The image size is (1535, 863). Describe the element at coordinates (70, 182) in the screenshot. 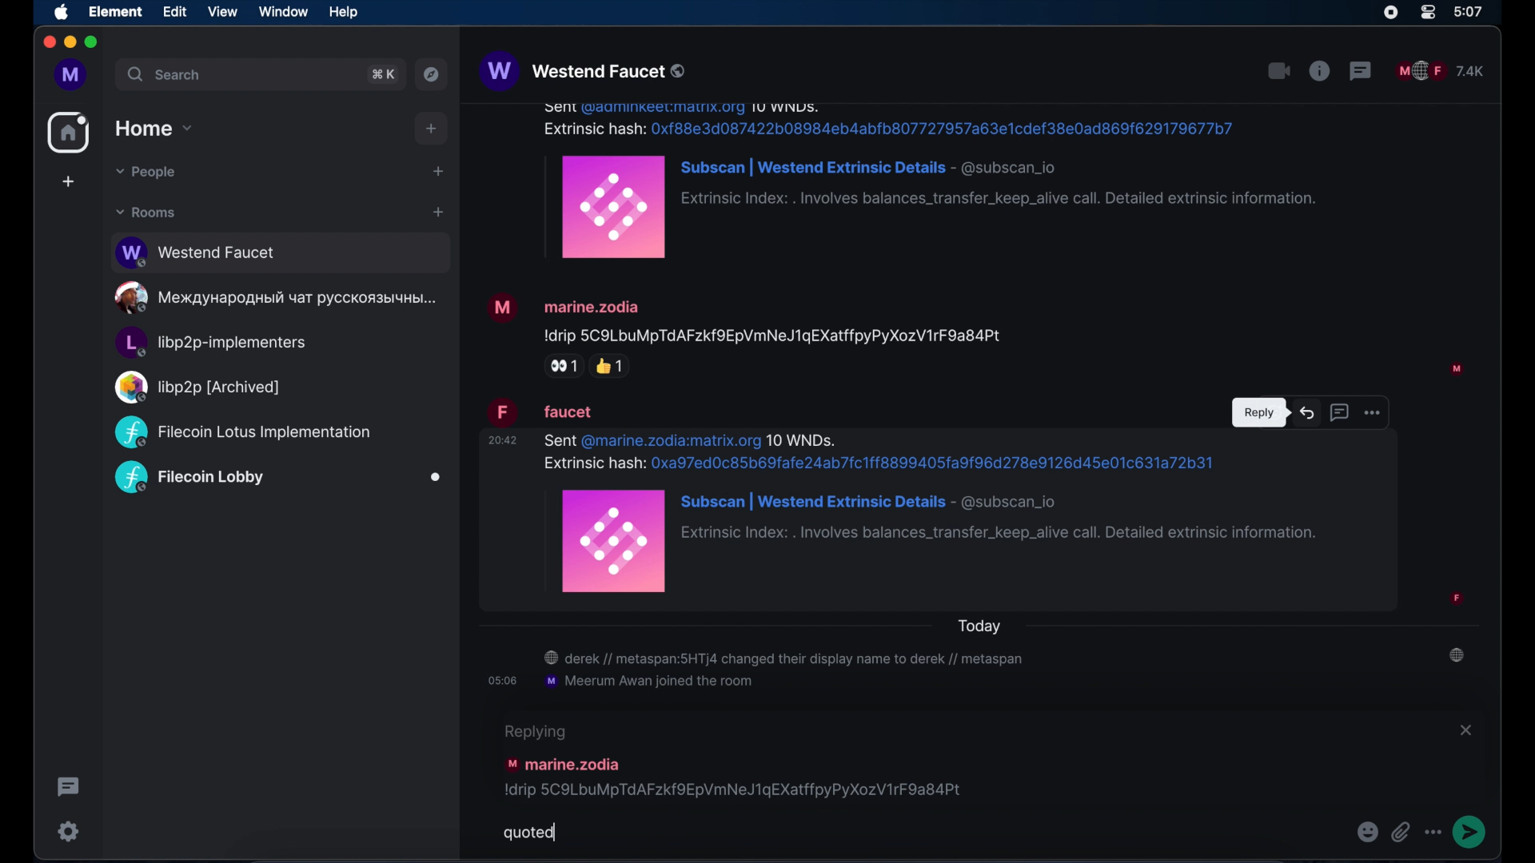

I see `create  space` at that location.